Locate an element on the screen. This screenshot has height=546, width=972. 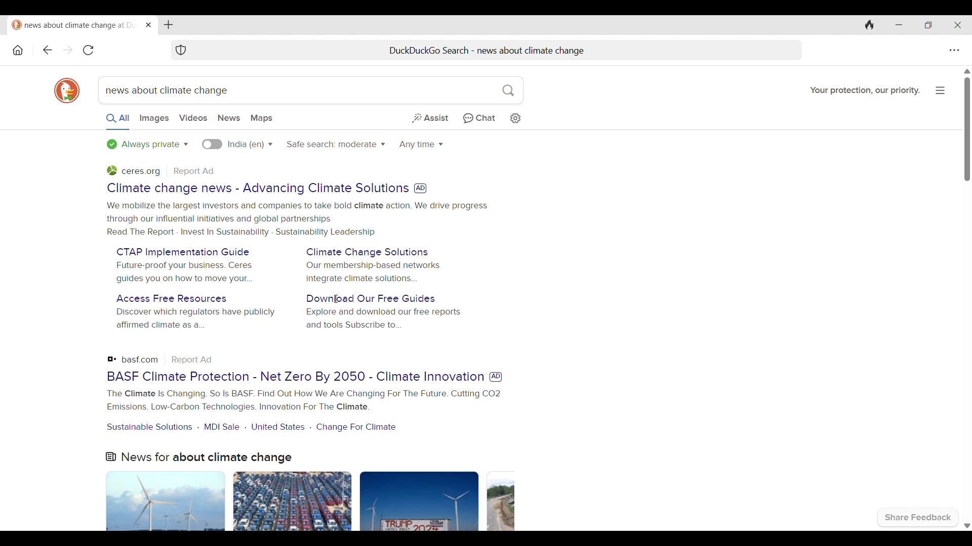
Search results by time is located at coordinates (422, 145).